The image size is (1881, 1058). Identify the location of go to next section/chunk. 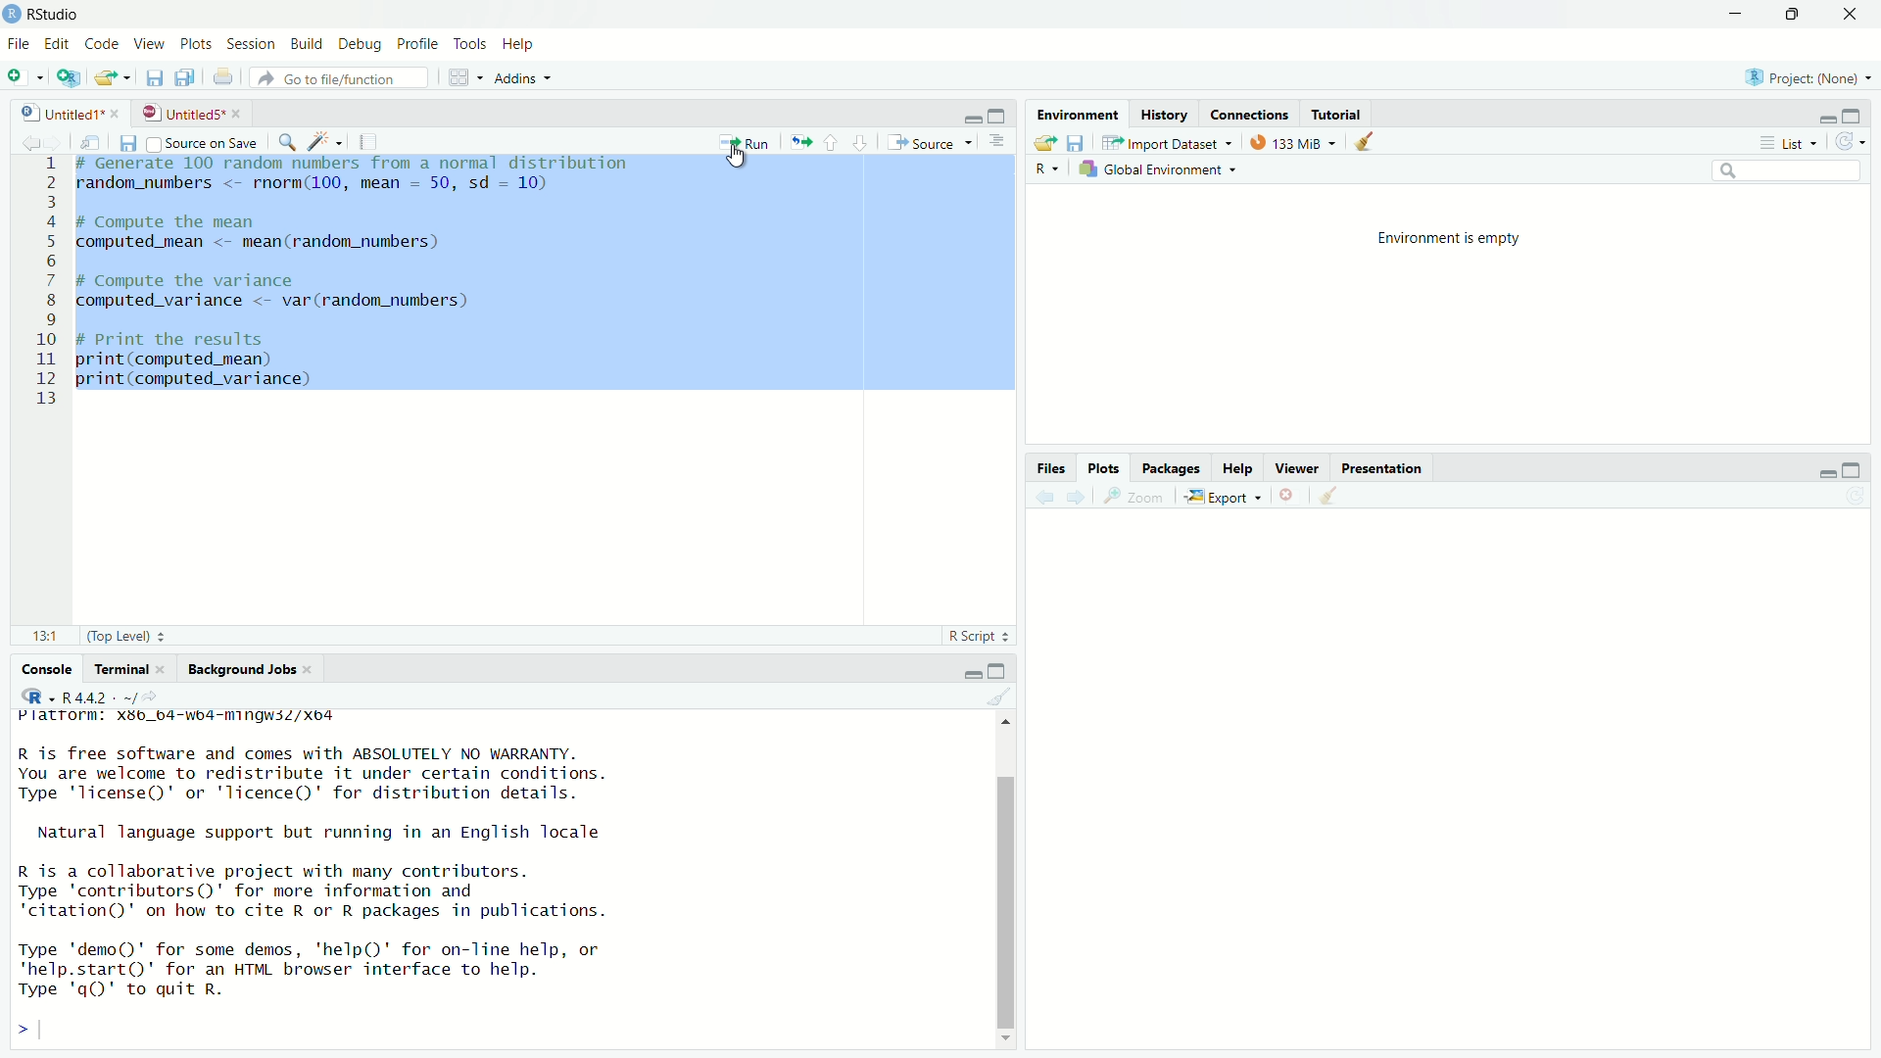
(862, 142).